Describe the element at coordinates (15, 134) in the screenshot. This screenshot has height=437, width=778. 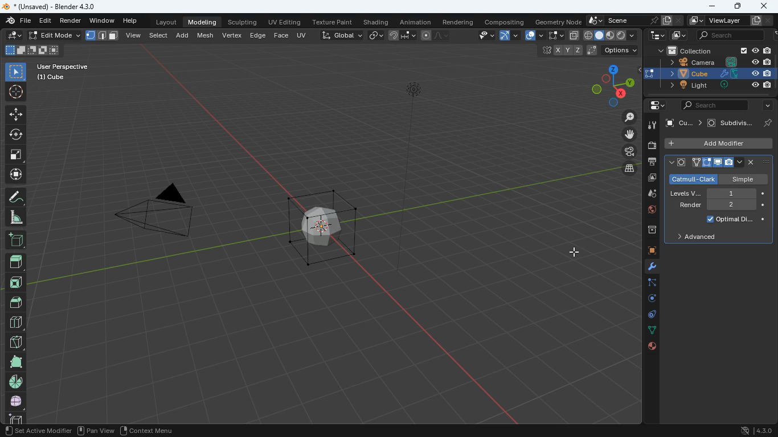
I see `rotate` at that location.